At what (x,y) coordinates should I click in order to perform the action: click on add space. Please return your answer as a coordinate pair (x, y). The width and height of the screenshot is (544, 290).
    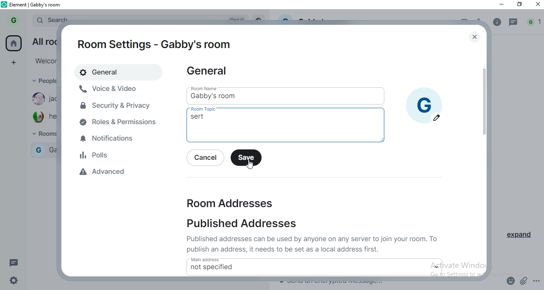
    Looking at the image, I should click on (16, 62).